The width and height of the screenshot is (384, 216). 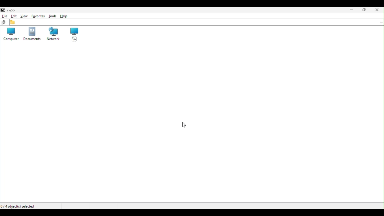 What do you see at coordinates (37, 16) in the screenshot?
I see `Favourite` at bounding box center [37, 16].